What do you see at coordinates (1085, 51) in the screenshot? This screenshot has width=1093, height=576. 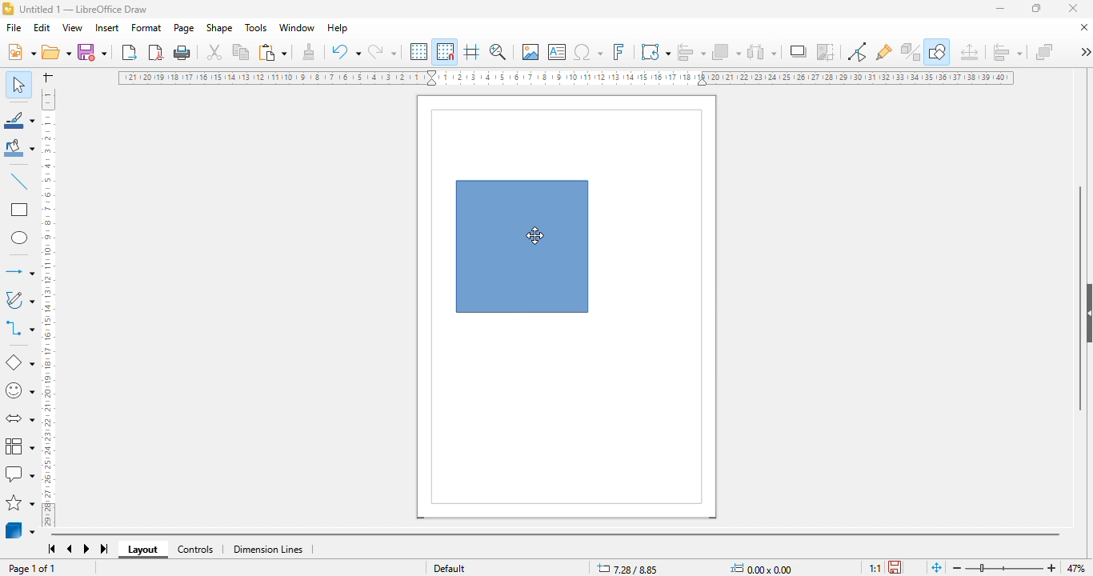 I see `more options` at bounding box center [1085, 51].